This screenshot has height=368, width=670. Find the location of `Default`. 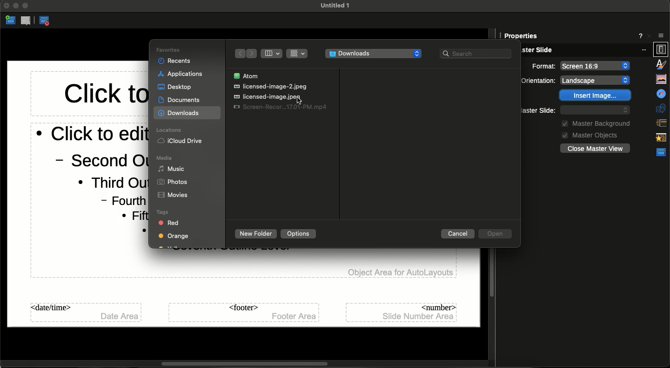

Default is located at coordinates (596, 110).